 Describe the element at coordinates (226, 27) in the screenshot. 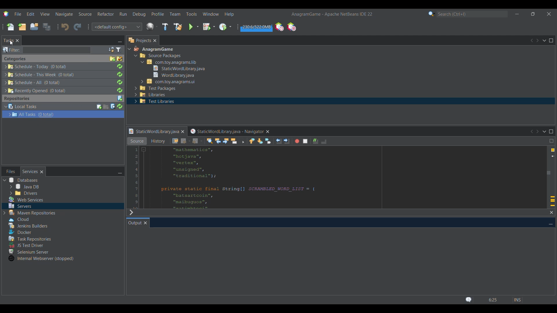

I see `Profile main prject settings` at that location.